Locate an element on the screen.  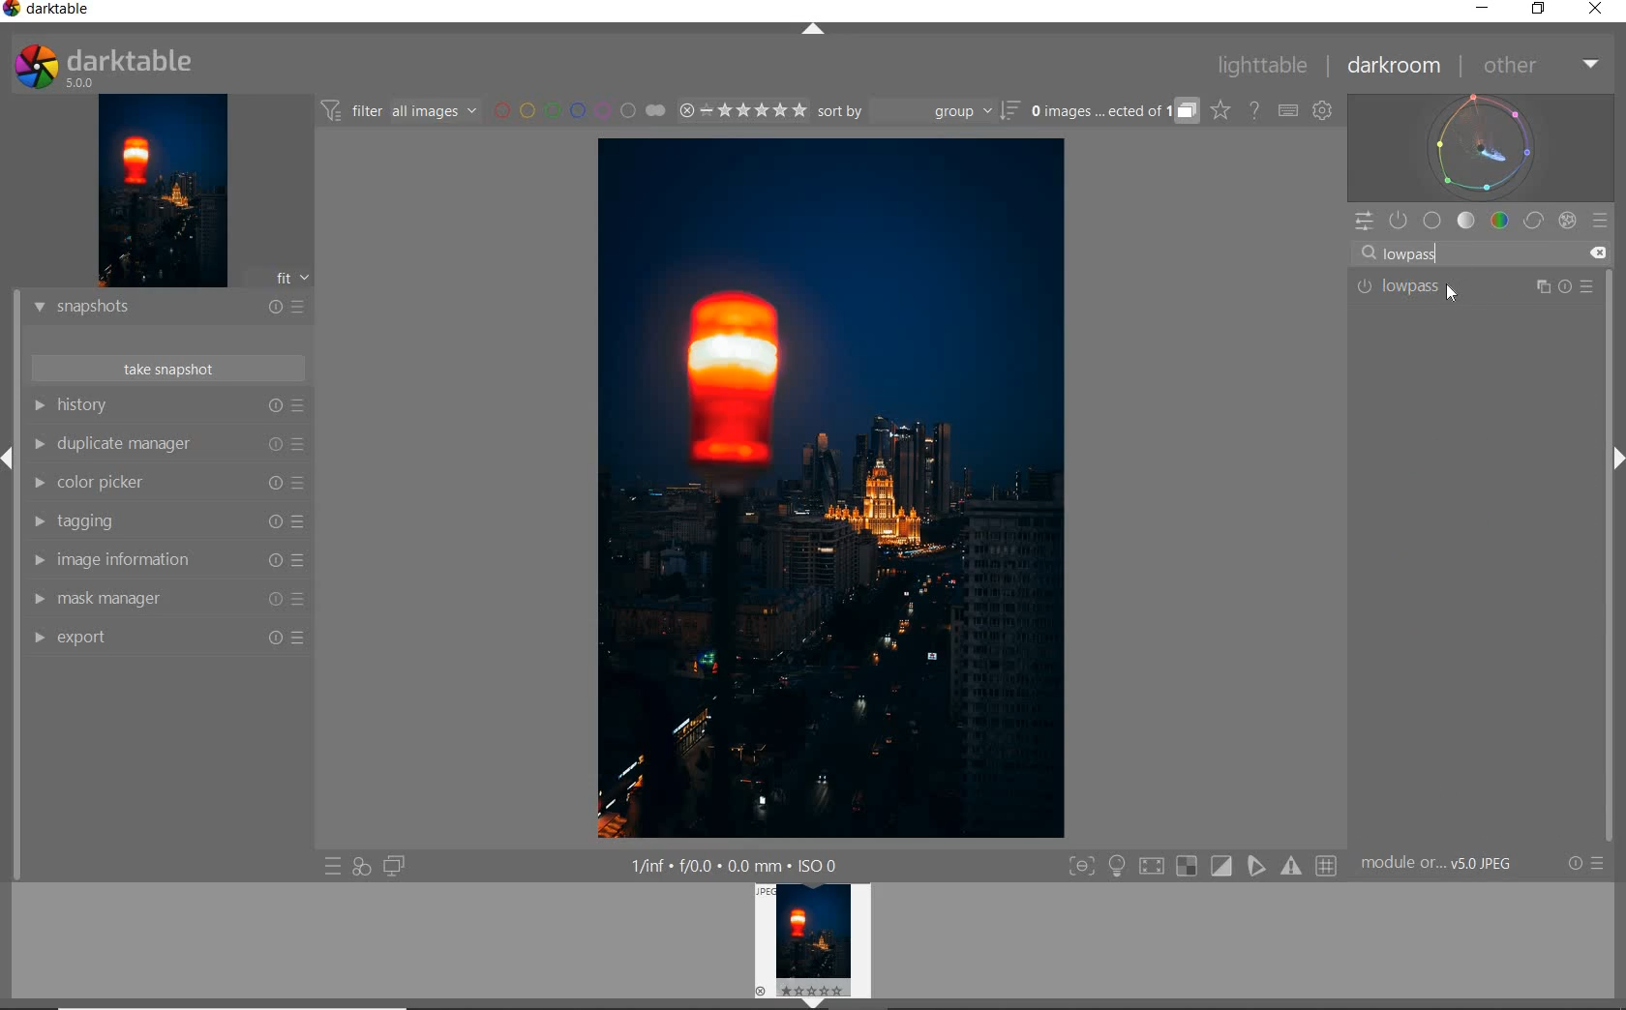
SCROLLBAR is located at coordinates (1616, 550).